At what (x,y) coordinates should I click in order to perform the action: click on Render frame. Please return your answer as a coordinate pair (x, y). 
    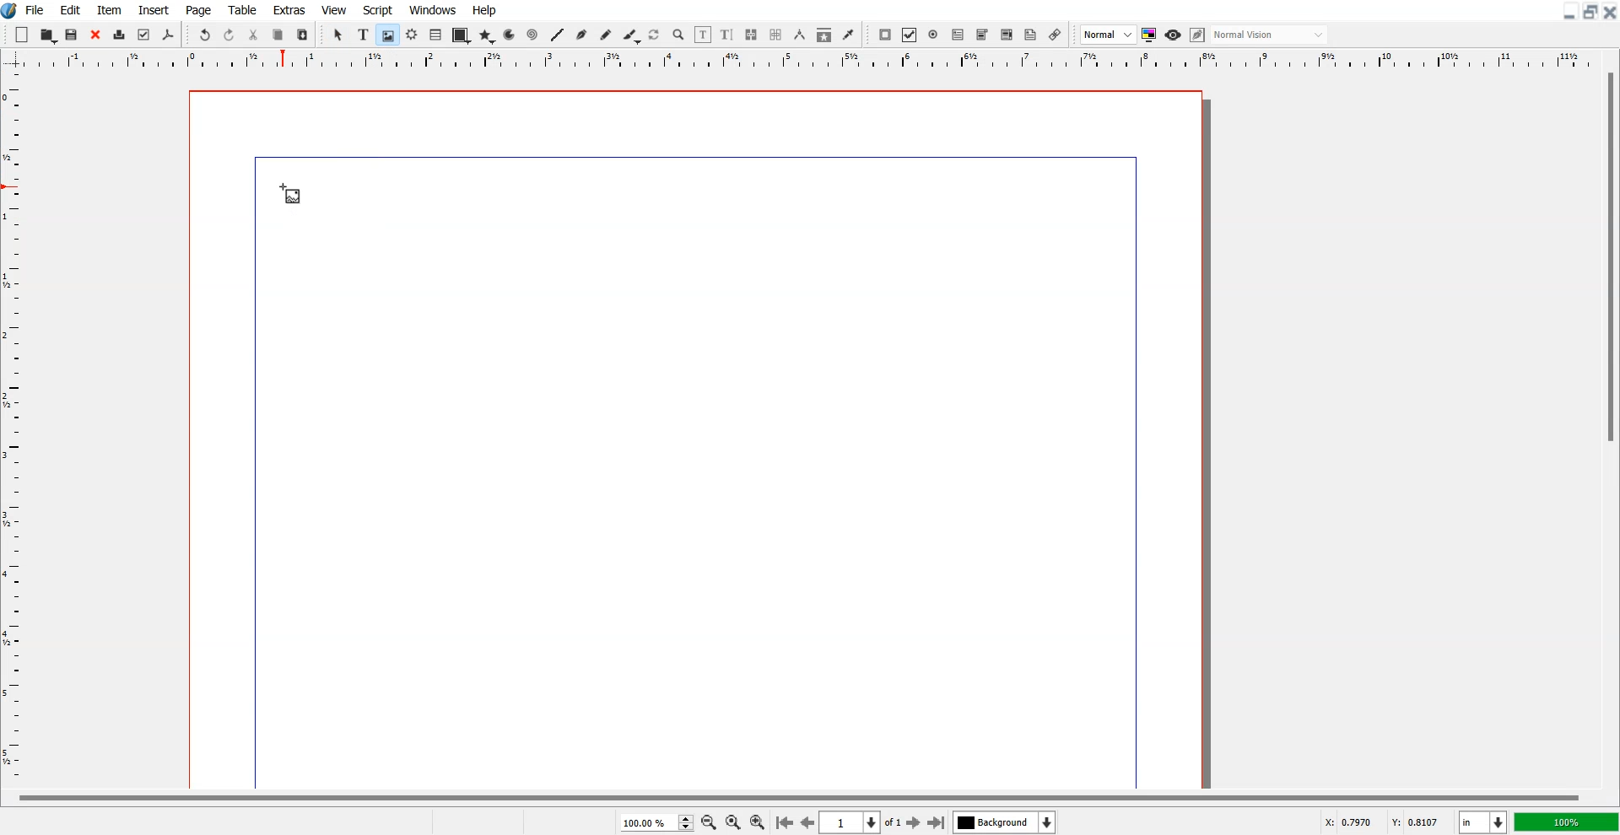
    Looking at the image, I should click on (412, 35).